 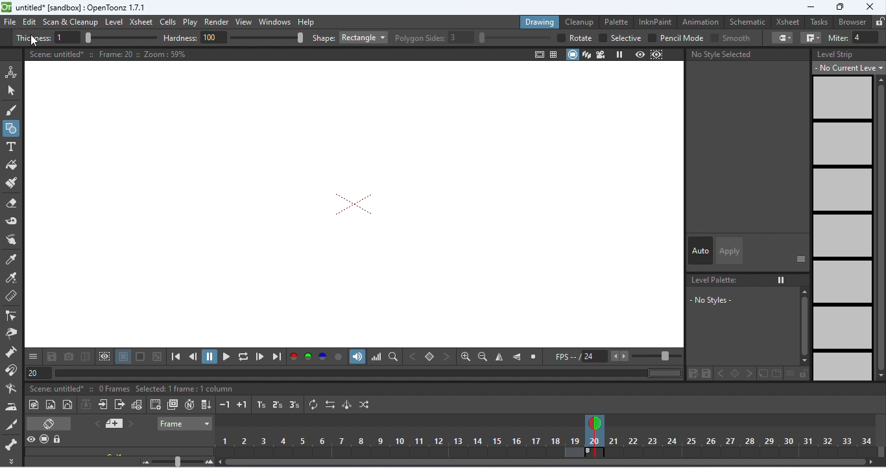 What do you see at coordinates (34, 404) in the screenshot?
I see `new toonz raster level` at bounding box center [34, 404].